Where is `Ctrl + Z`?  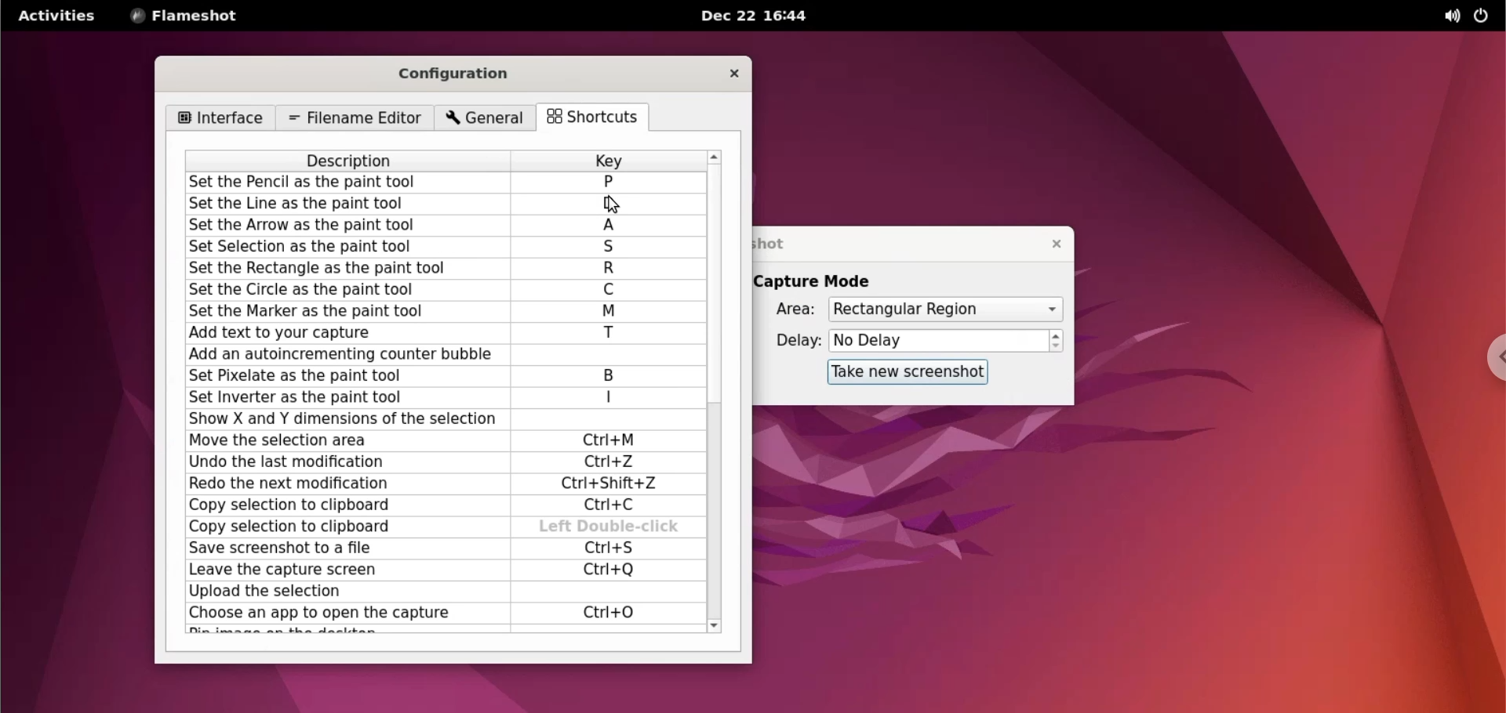 Ctrl + Z is located at coordinates (609, 462).